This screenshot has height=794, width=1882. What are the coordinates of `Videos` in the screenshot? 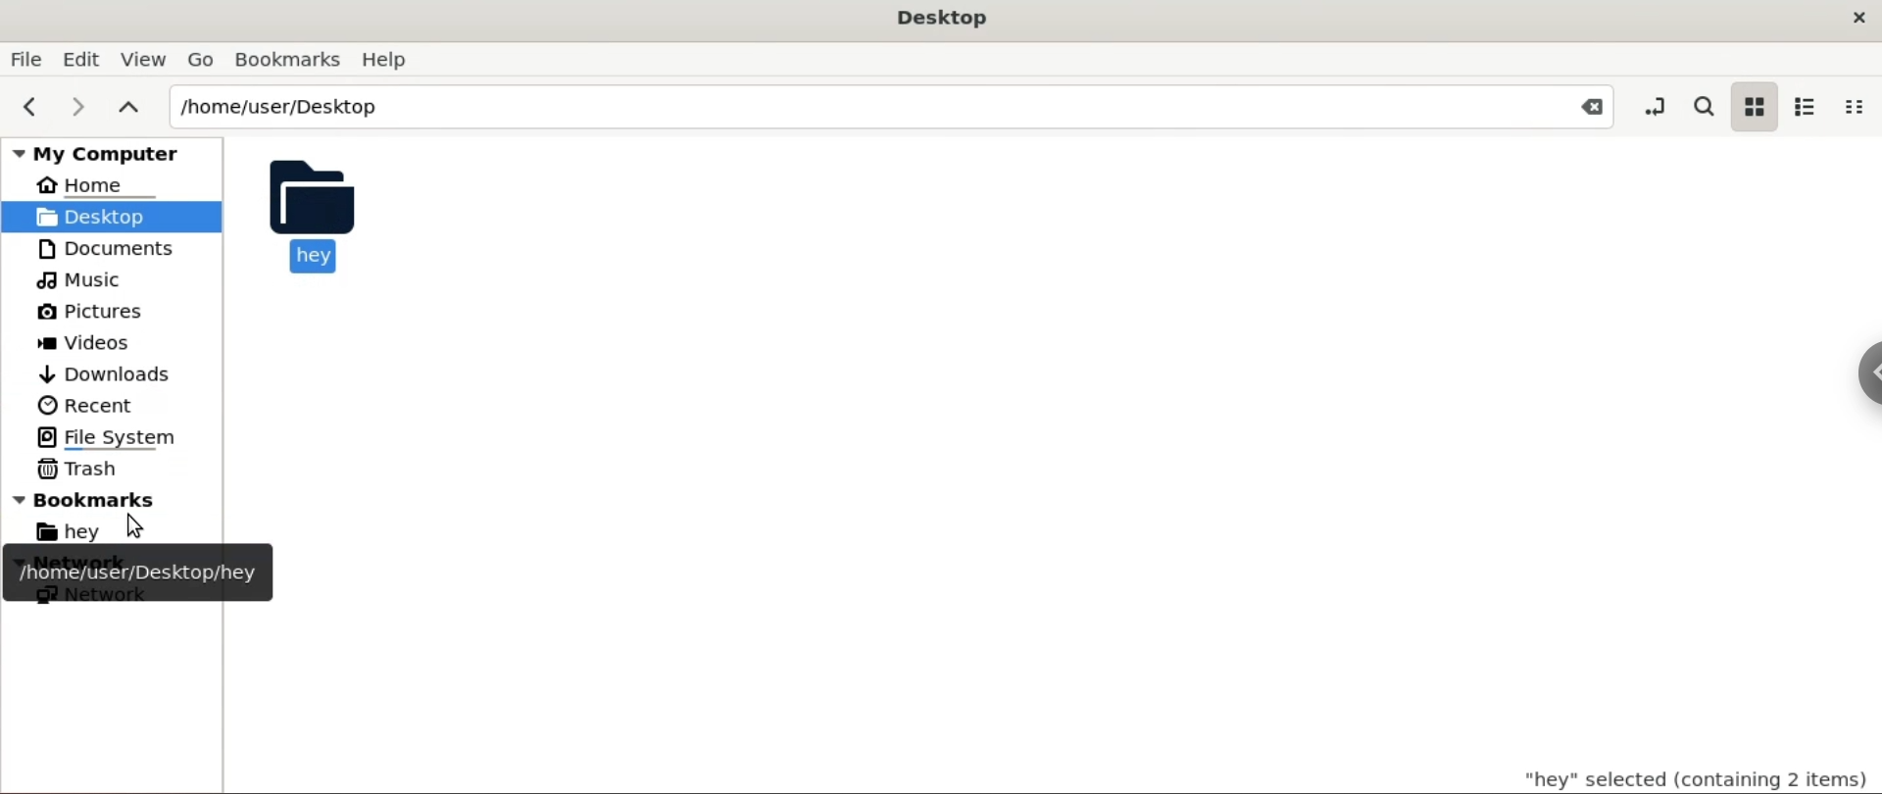 It's located at (98, 344).